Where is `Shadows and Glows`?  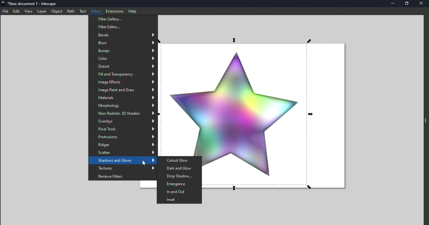
Shadows and Glows is located at coordinates (123, 160).